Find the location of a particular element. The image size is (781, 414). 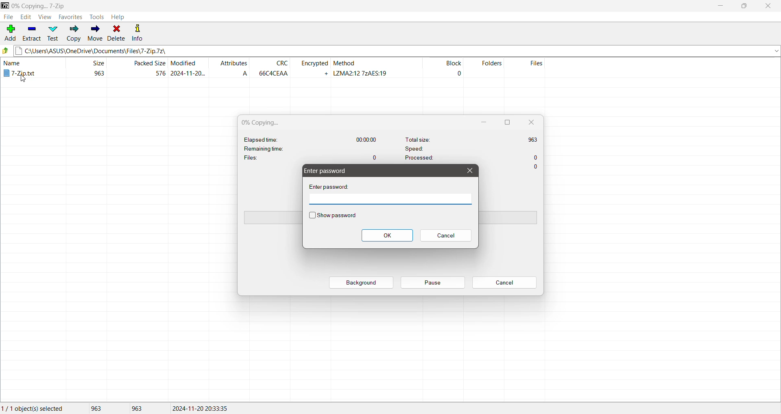

0% Copying is located at coordinates (264, 123).